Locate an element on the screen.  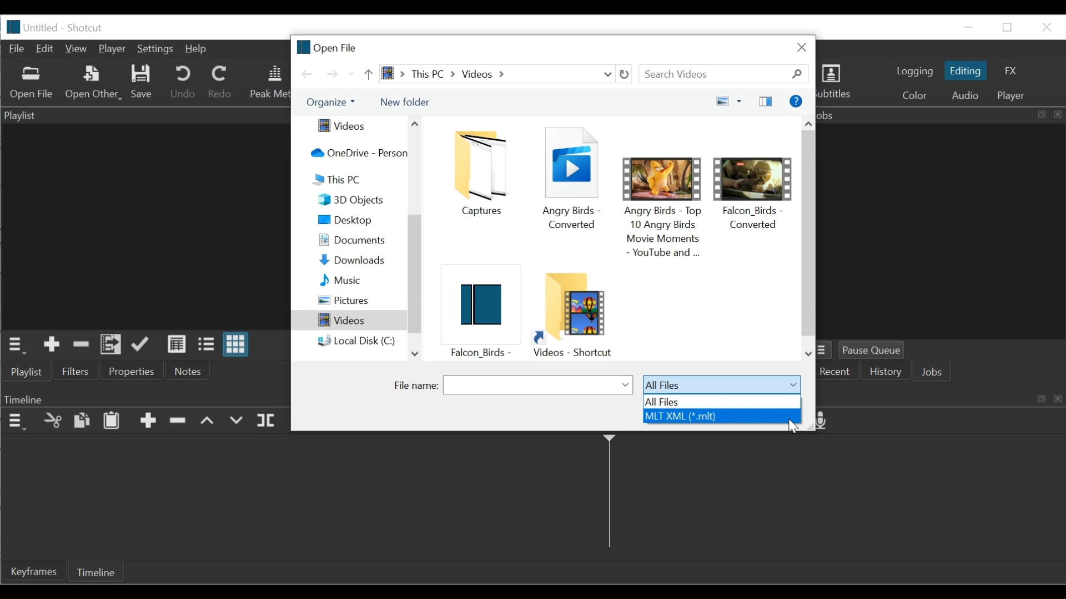
Organize is located at coordinates (329, 103).